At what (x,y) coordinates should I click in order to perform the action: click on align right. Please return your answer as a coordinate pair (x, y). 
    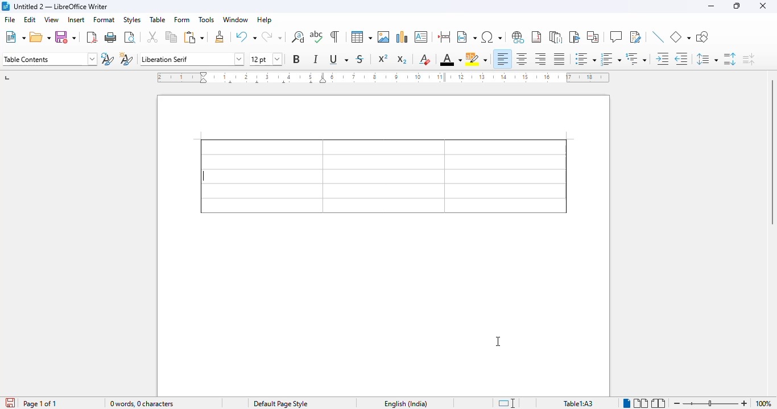
    Looking at the image, I should click on (540, 59).